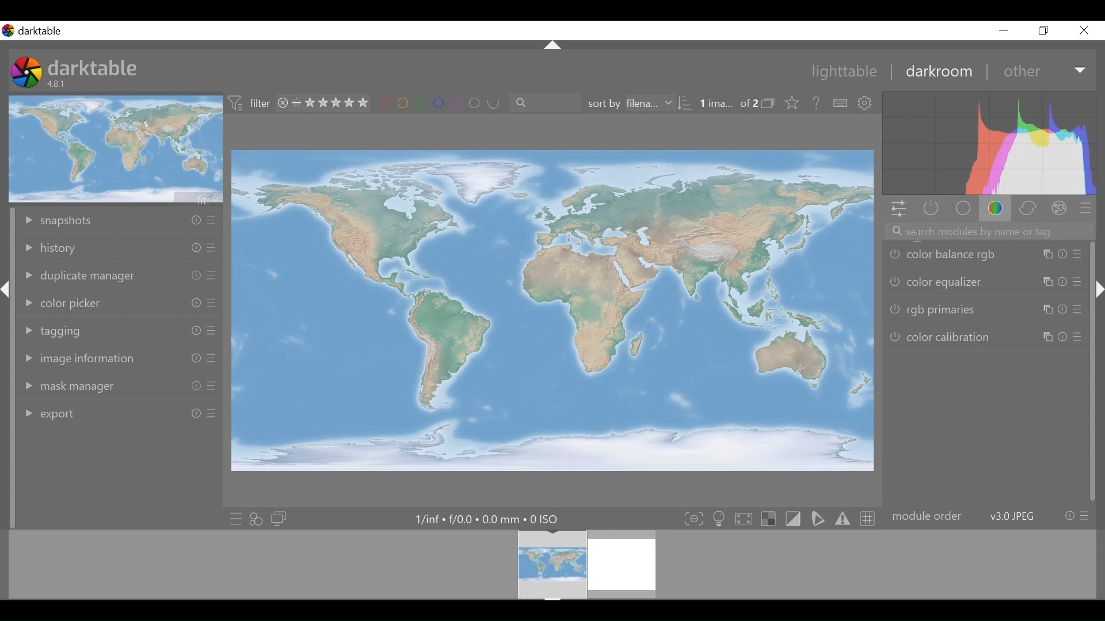  I want to click on Restore, so click(1047, 30).